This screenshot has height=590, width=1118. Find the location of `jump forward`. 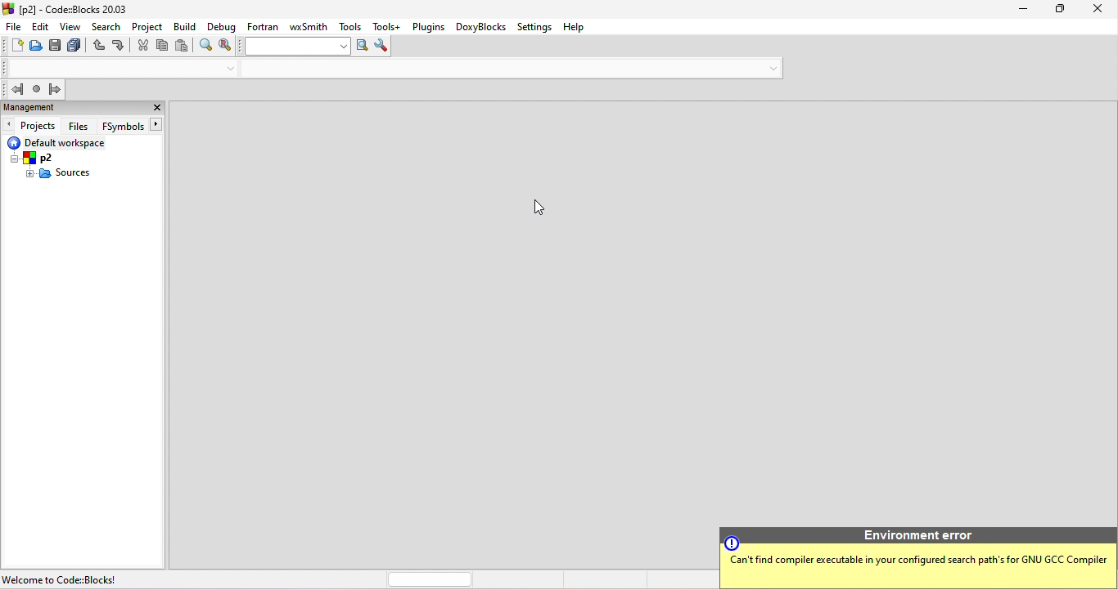

jump forward is located at coordinates (58, 87).